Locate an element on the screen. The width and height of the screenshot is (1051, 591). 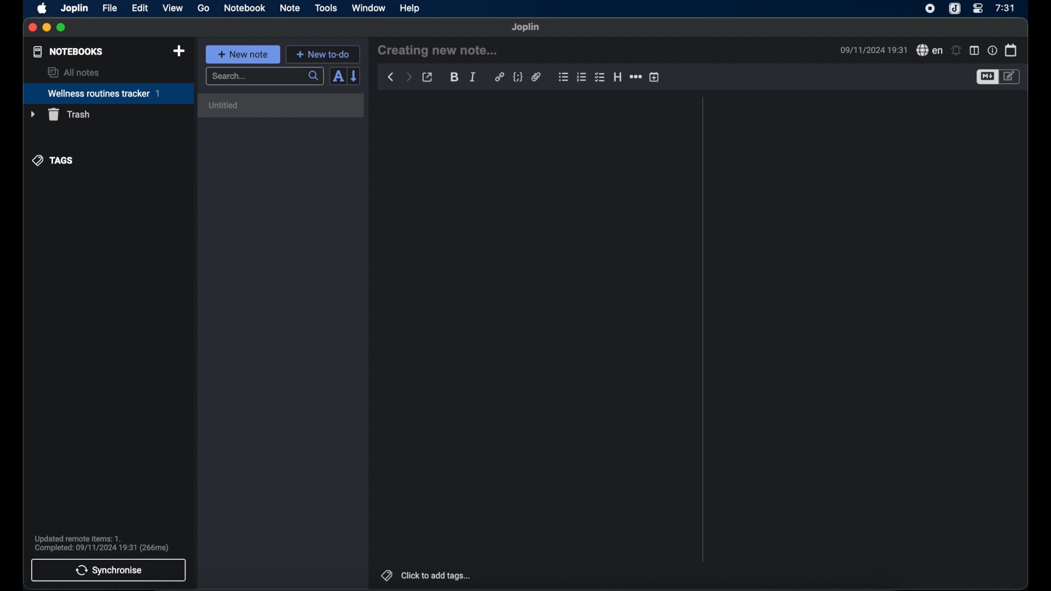
click to add tags is located at coordinates (437, 575).